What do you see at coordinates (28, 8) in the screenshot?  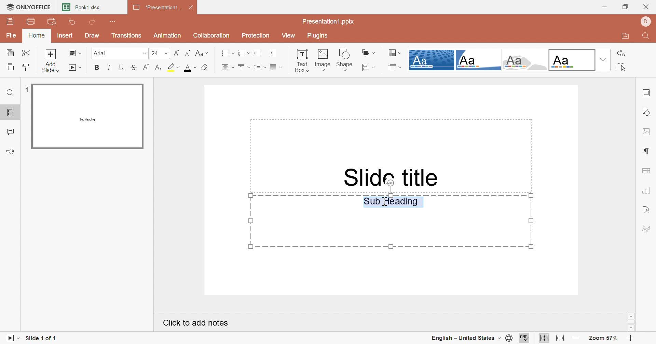 I see `ONLYOFFICE` at bounding box center [28, 8].